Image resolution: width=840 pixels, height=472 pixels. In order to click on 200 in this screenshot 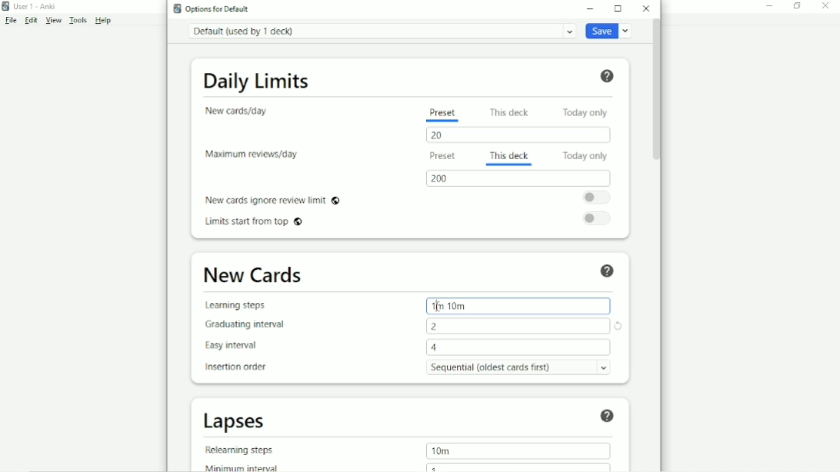, I will do `click(442, 178)`.